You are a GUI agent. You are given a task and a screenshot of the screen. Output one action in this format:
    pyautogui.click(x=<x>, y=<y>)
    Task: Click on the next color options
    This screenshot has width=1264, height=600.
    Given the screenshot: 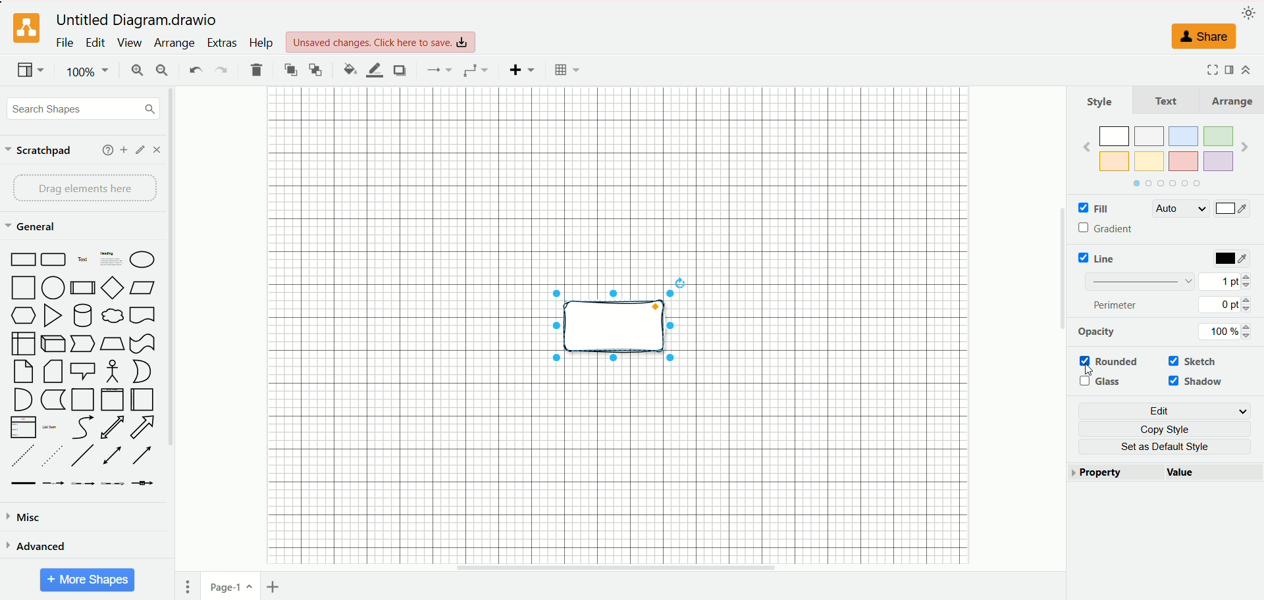 What is the action you would take?
    pyautogui.click(x=1245, y=149)
    